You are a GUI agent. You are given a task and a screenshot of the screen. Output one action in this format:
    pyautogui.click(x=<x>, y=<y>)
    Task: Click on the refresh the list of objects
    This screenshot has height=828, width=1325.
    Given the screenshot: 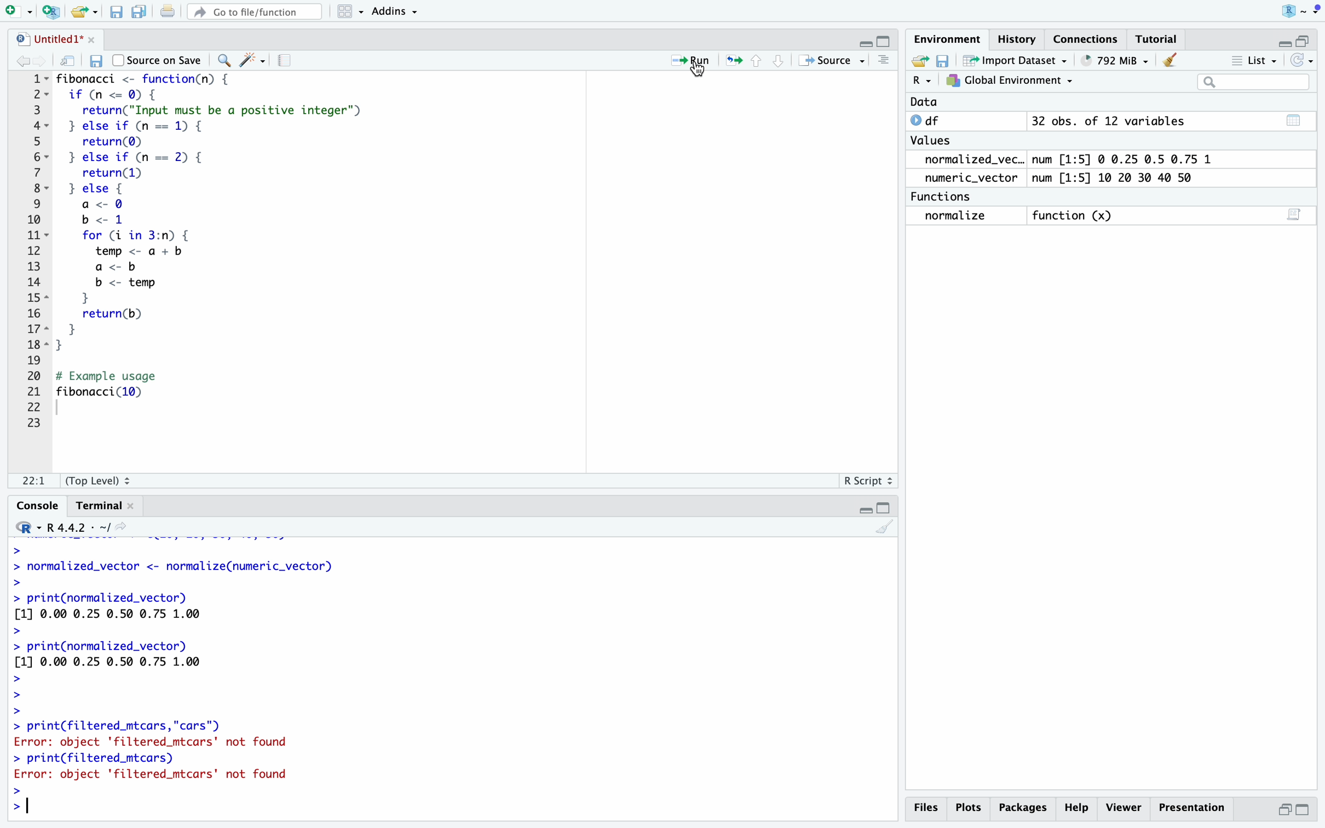 What is the action you would take?
    pyautogui.click(x=1306, y=61)
    